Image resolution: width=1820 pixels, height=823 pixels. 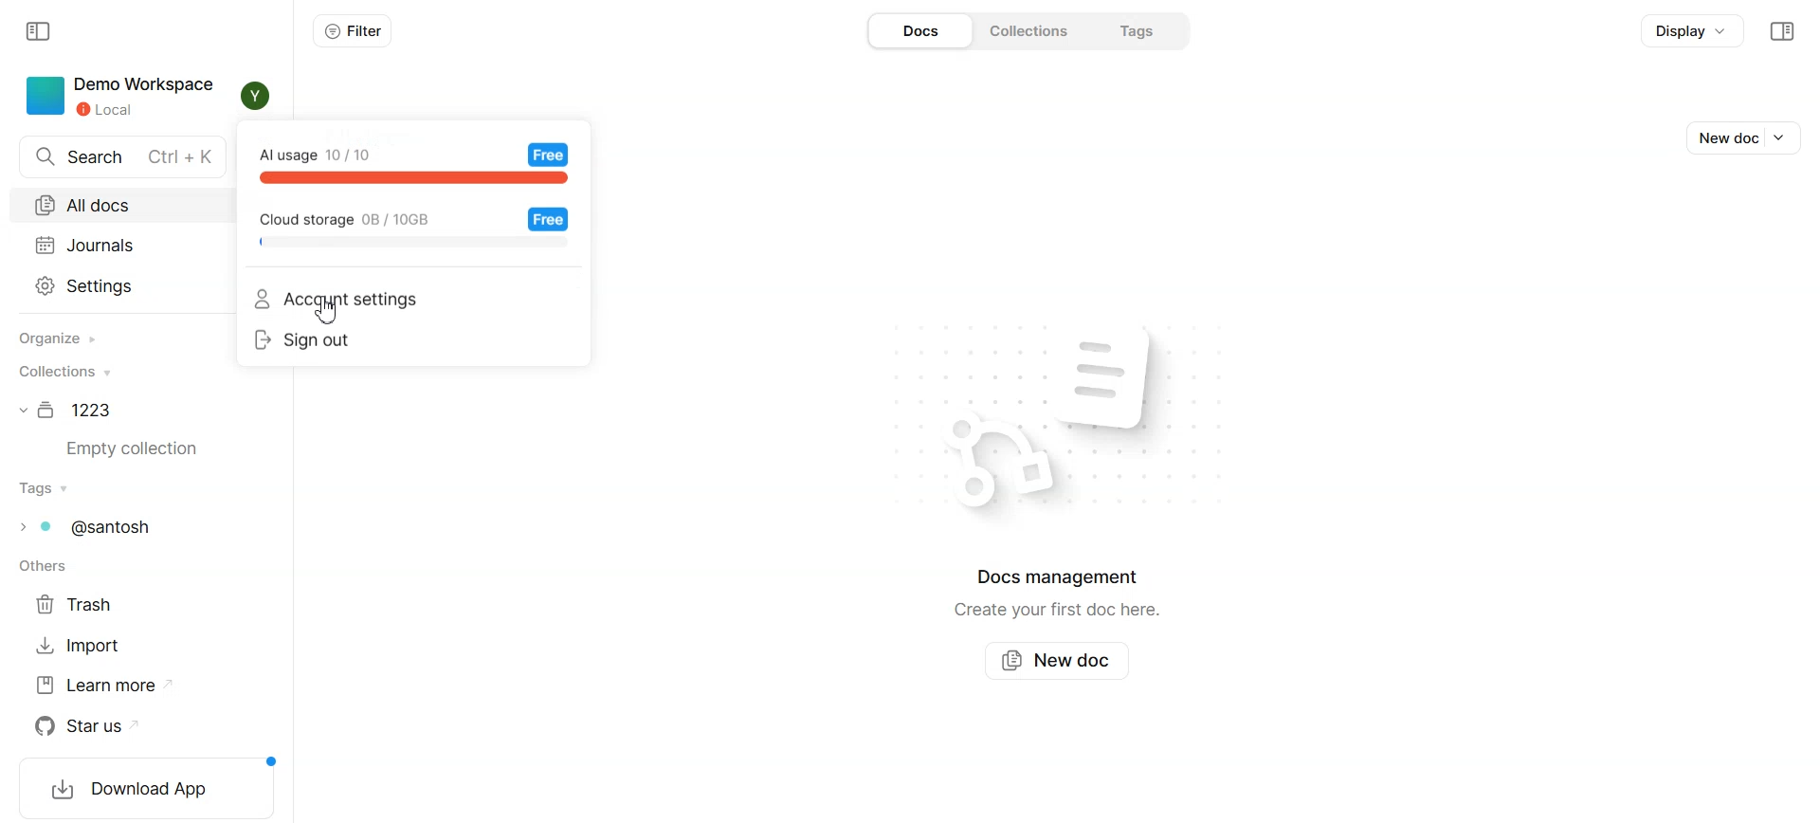 I want to click on Collections, so click(x=1035, y=31).